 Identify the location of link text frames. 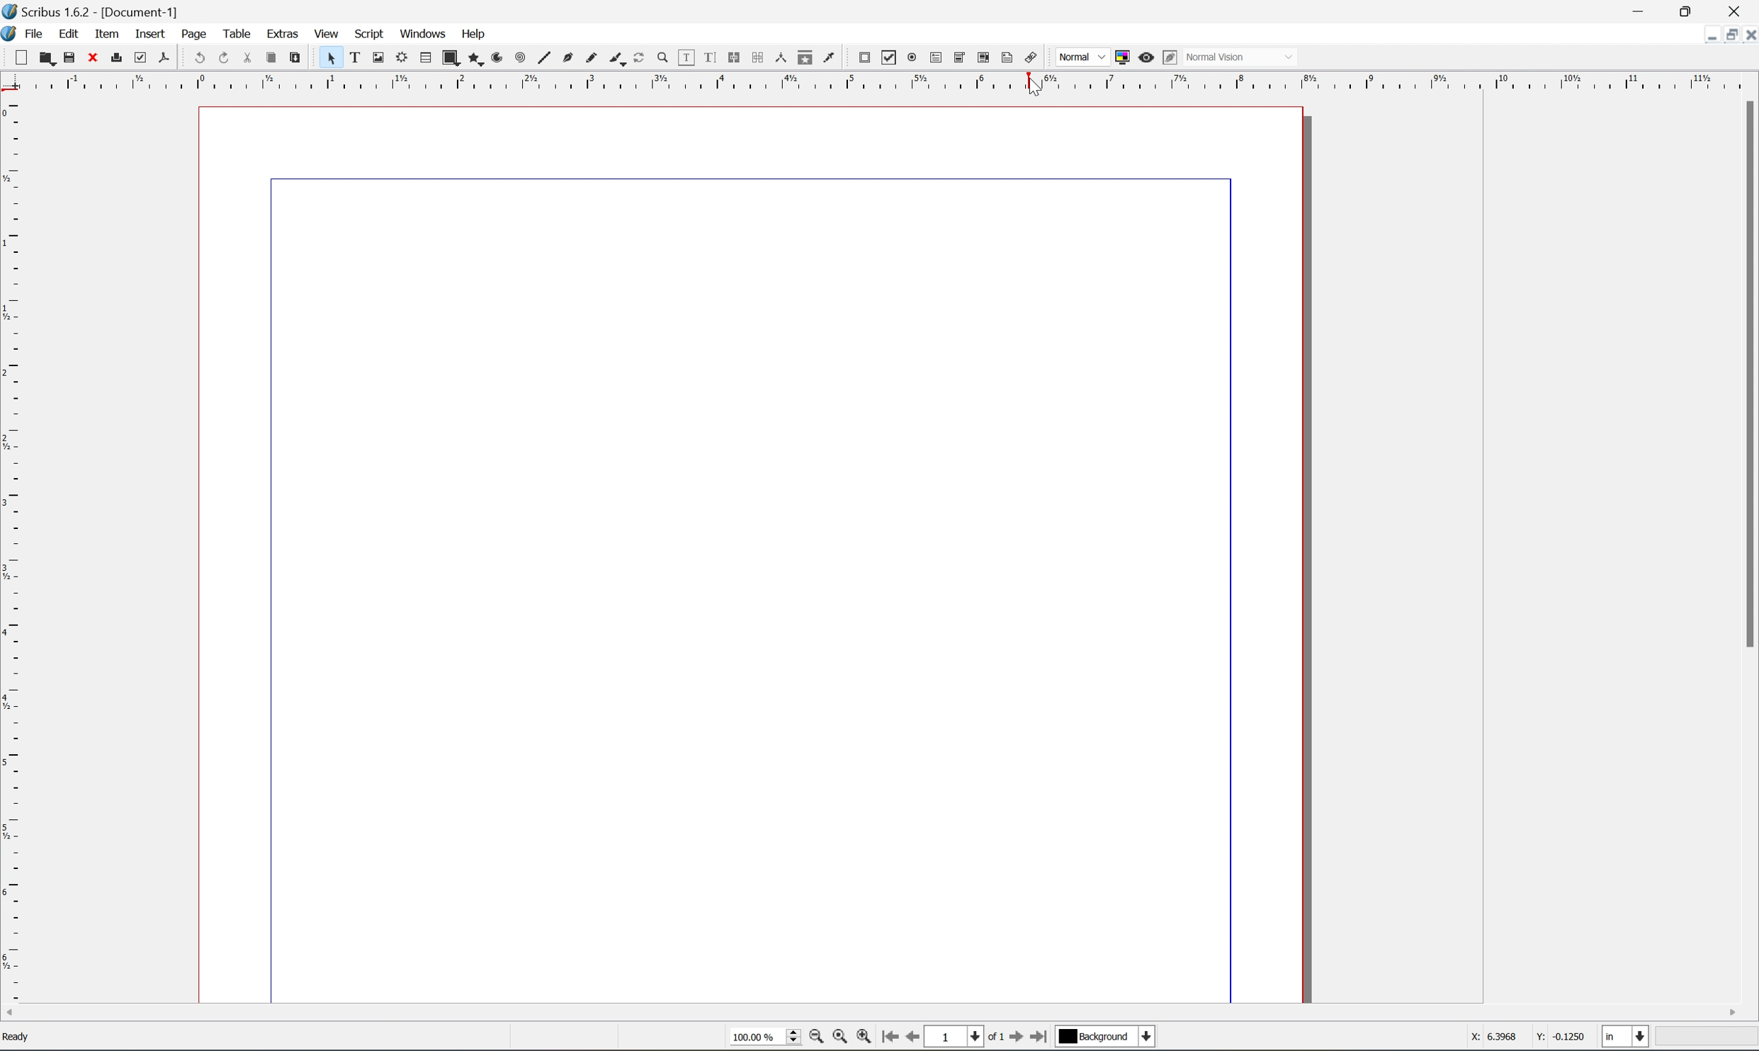
(735, 59).